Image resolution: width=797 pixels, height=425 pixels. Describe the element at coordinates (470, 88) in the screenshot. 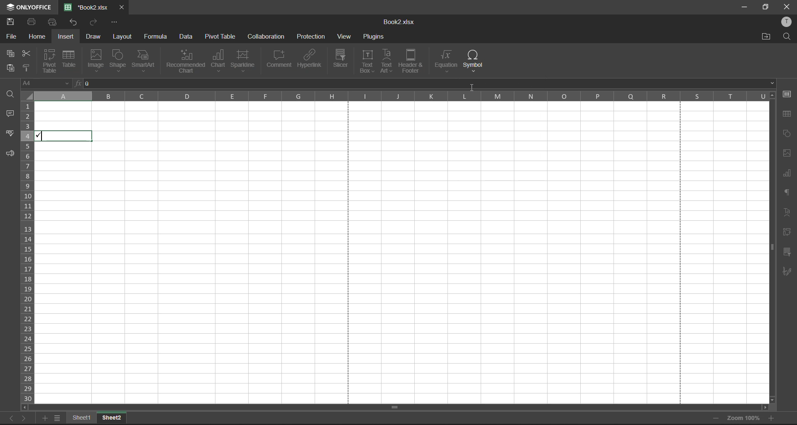

I see `cursor` at that location.